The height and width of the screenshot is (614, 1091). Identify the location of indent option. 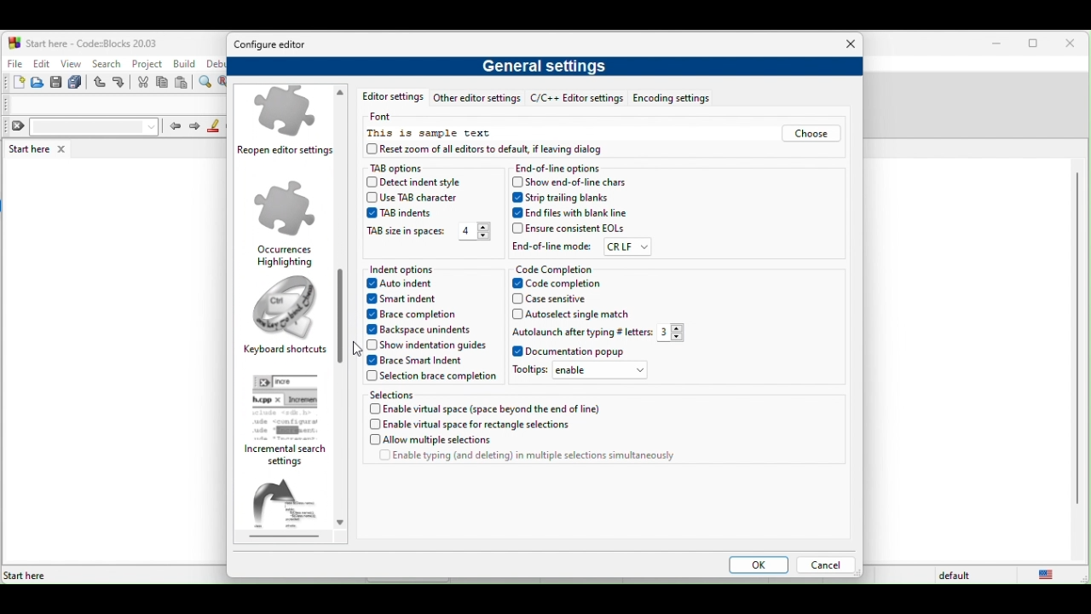
(425, 269).